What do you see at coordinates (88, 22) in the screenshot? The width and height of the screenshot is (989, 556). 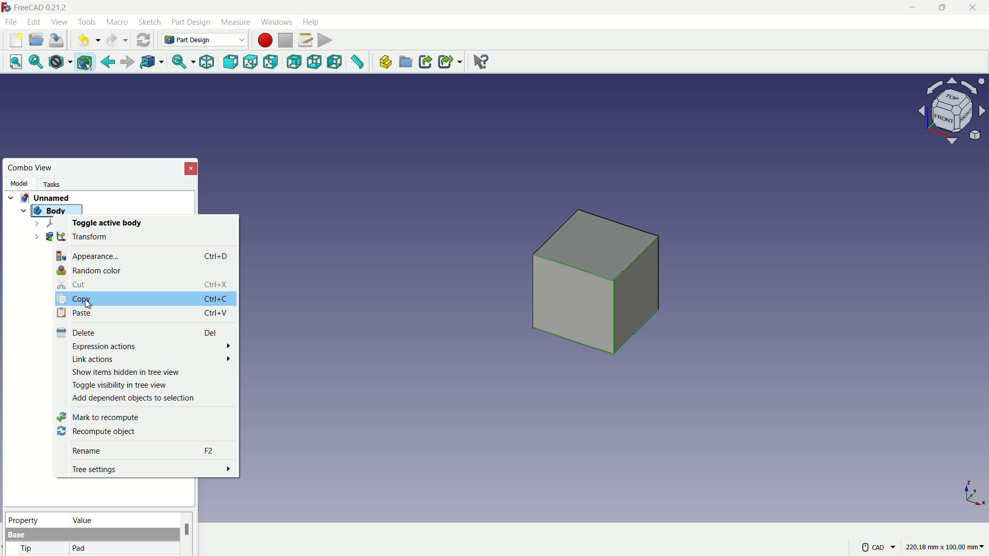 I see `tools` at bounding box center [88, 22].